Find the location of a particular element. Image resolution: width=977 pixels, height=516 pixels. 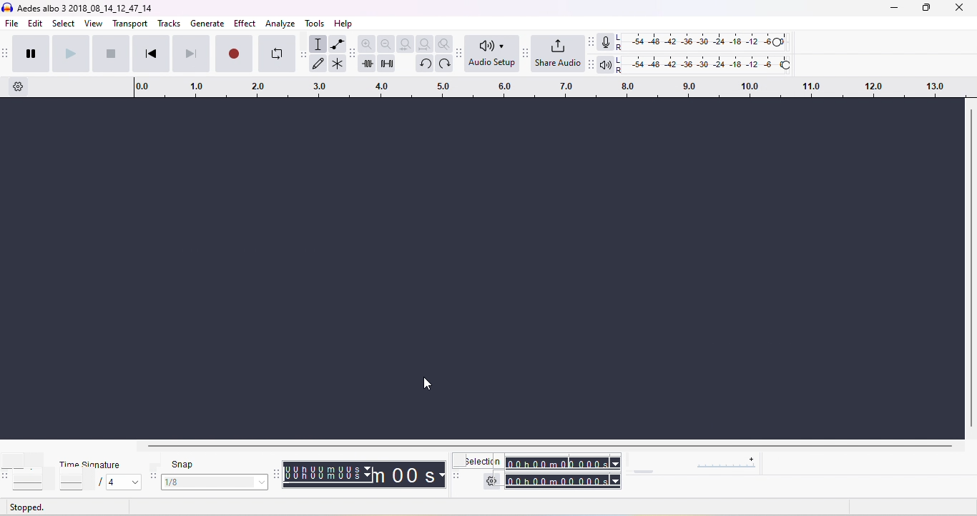

tracks is located at coordinates (169, 24).